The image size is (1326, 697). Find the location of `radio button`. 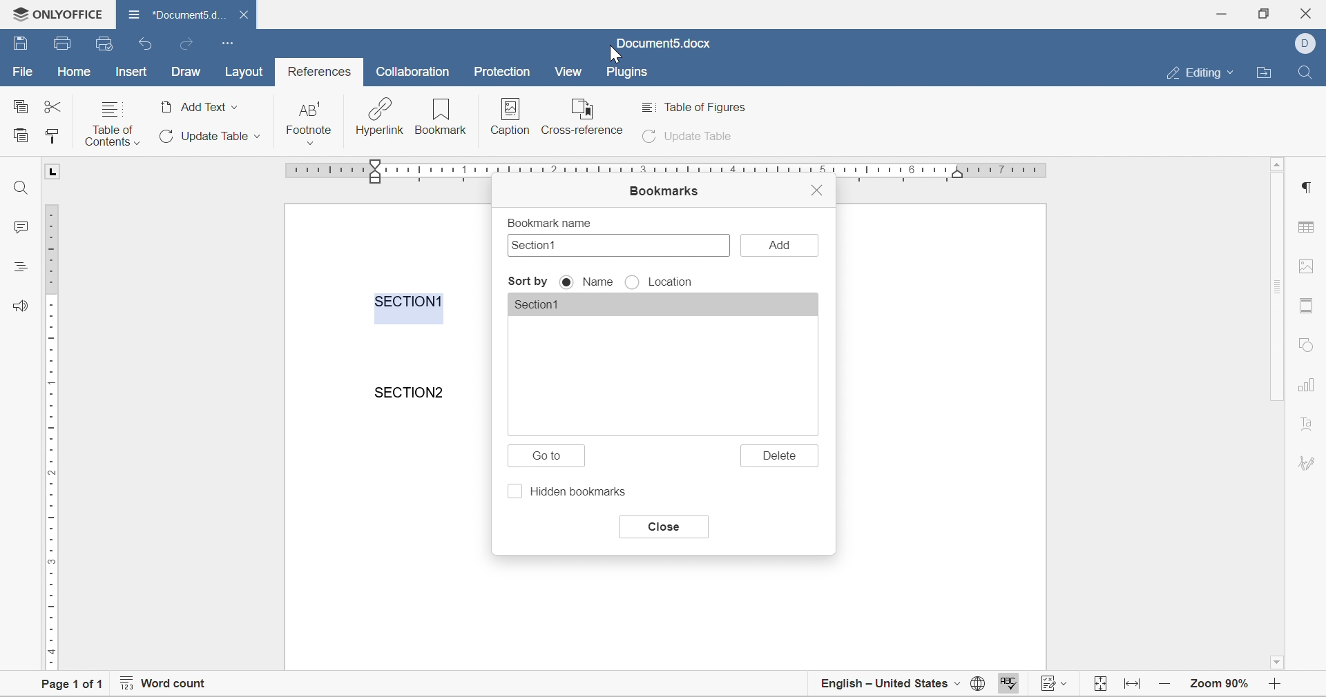

radio button is located at coordinates (568, 282).